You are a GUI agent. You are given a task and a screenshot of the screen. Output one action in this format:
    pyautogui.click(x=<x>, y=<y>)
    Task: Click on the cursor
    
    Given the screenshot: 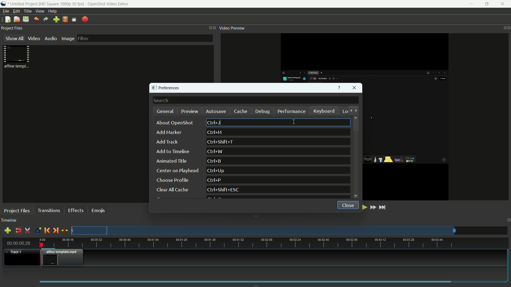 What is the action you would take?
    pyautogui.click(x=294, y=122)
    